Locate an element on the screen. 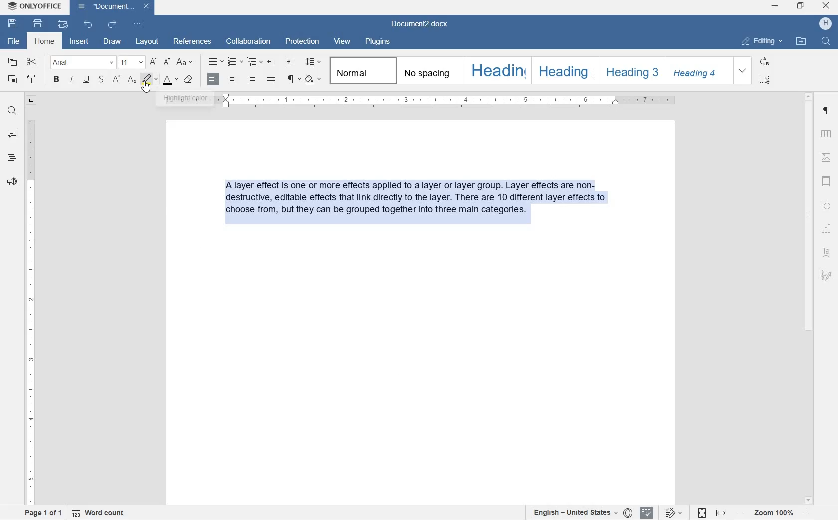  NORMAL is located at coordinates (361, 70).